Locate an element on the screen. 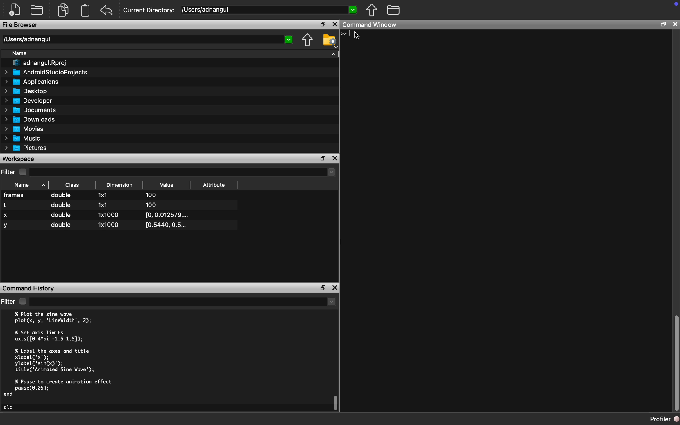 The image size is (680, 425). /[Users/adnangul  is located at coordinates (269, 9).